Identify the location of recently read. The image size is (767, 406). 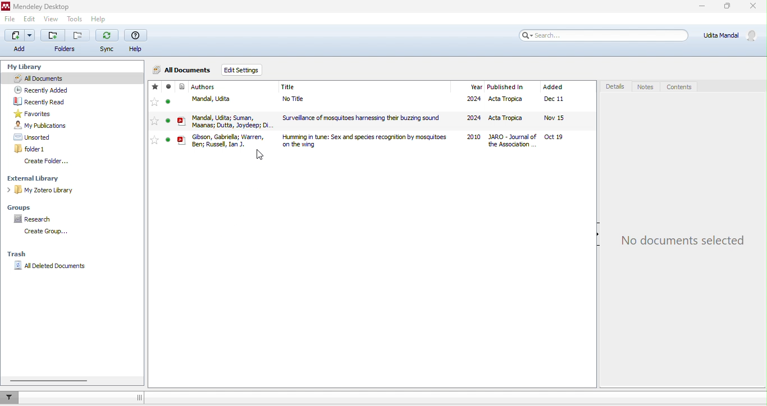
(41, 101).